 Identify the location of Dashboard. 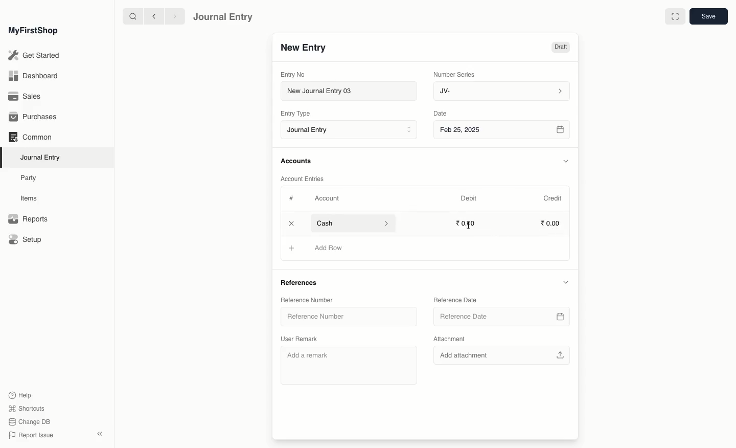
(33, 75).